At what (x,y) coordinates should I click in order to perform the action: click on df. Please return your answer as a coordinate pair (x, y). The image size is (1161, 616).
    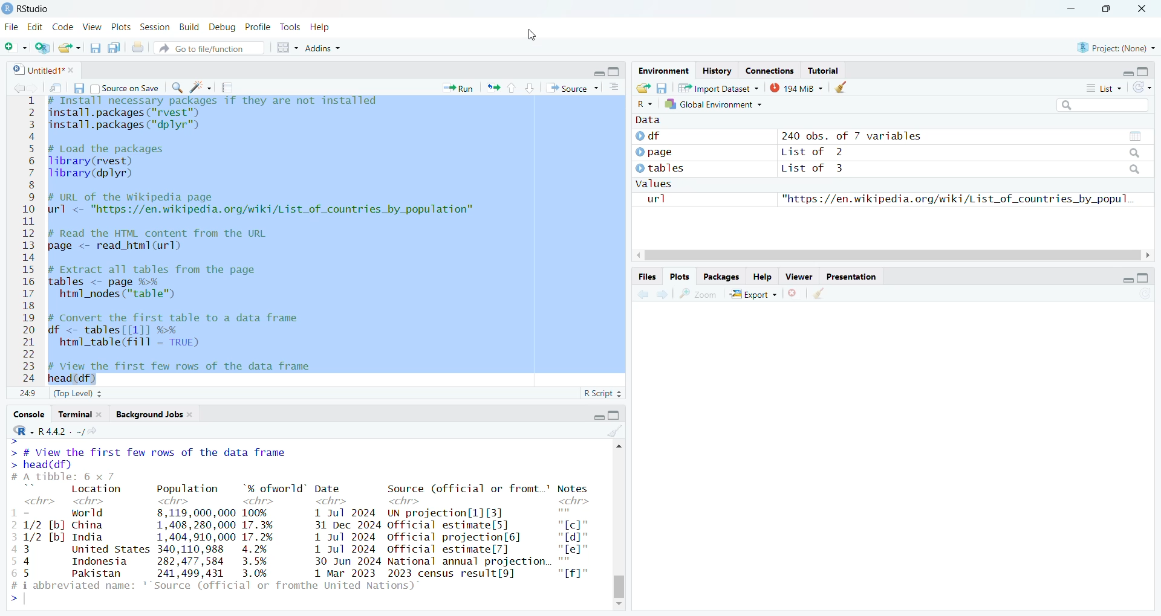
    Looking at the image, I should click on (656, 136).